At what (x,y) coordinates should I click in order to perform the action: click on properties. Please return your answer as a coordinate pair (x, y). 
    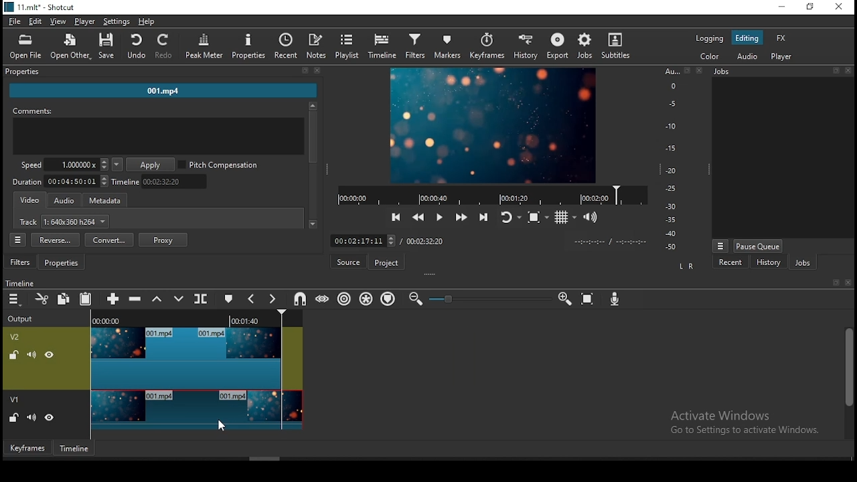
    Looking at the image, I should click on (64, 263).